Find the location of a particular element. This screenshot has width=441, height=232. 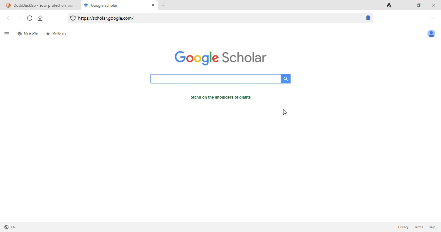

close is located at coordinates (153, 6).